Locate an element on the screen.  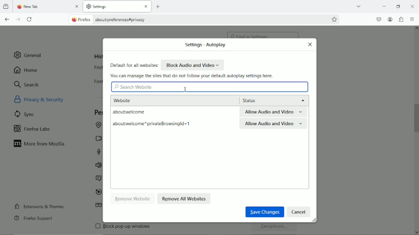
about:oreferences#privacy is located at coordinates (124, 20).